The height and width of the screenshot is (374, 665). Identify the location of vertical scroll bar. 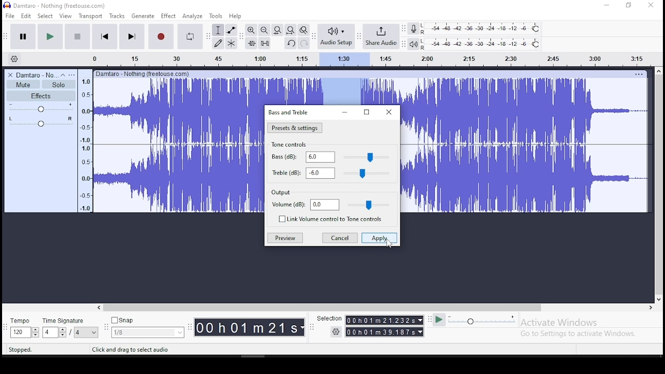
(660, 183).